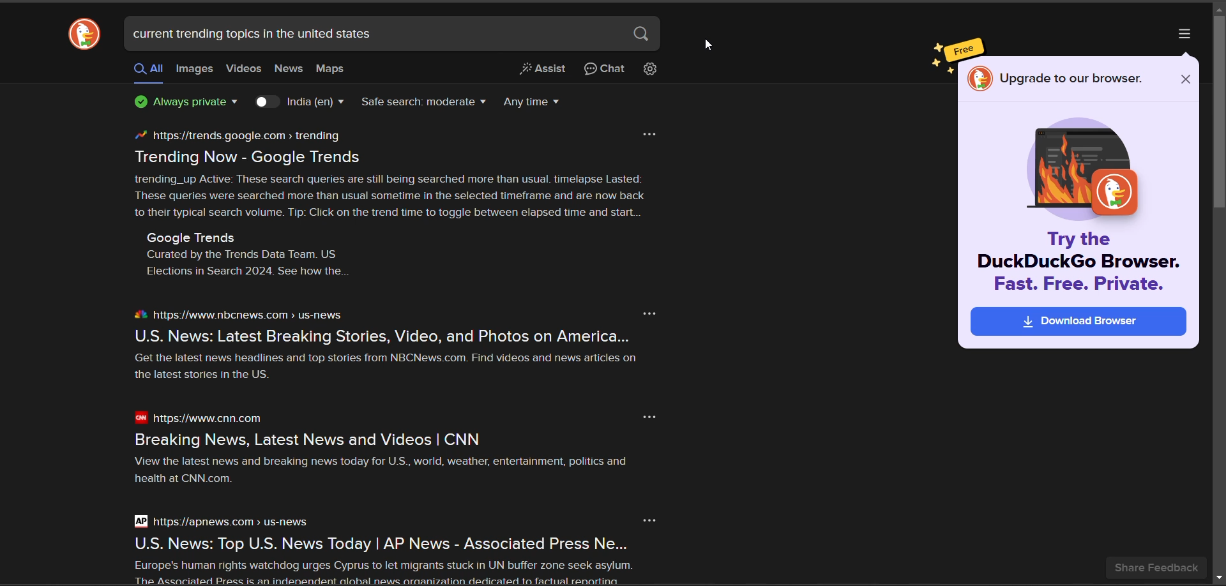 This screenshot has height=586, width=1226. I want to click on Try the DuckDuckGo Browser. Fast. Free. Private., so click(1076, 263).